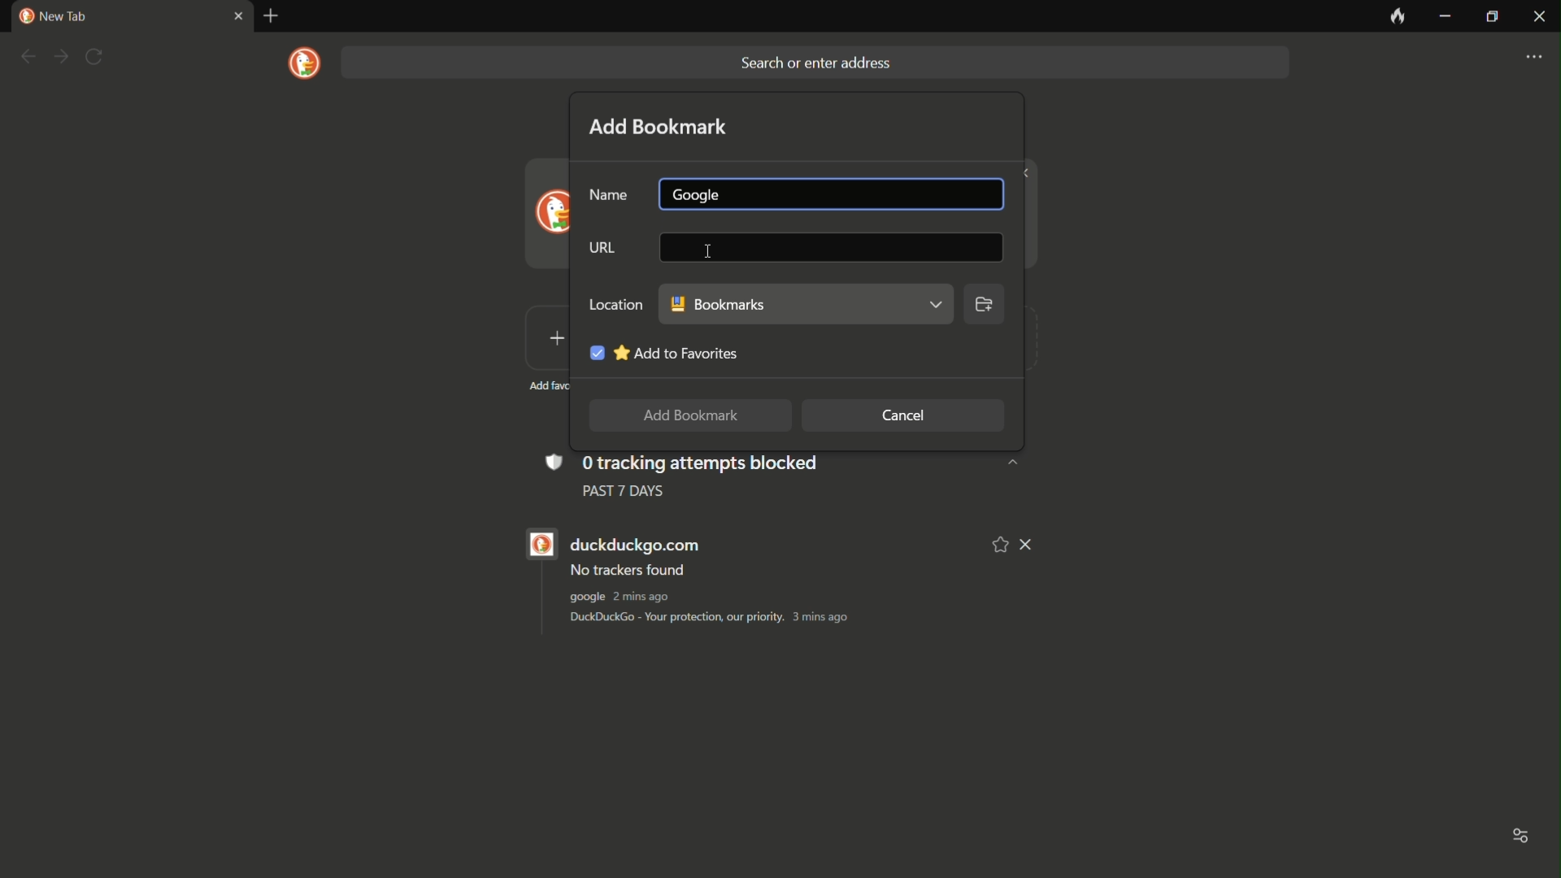 Image resolution: width=1561 pixels, height=878 pixels. What do you see at coordinates (60, 58) in the screenshot?
I see `forward` at bounding box center [60, 58].